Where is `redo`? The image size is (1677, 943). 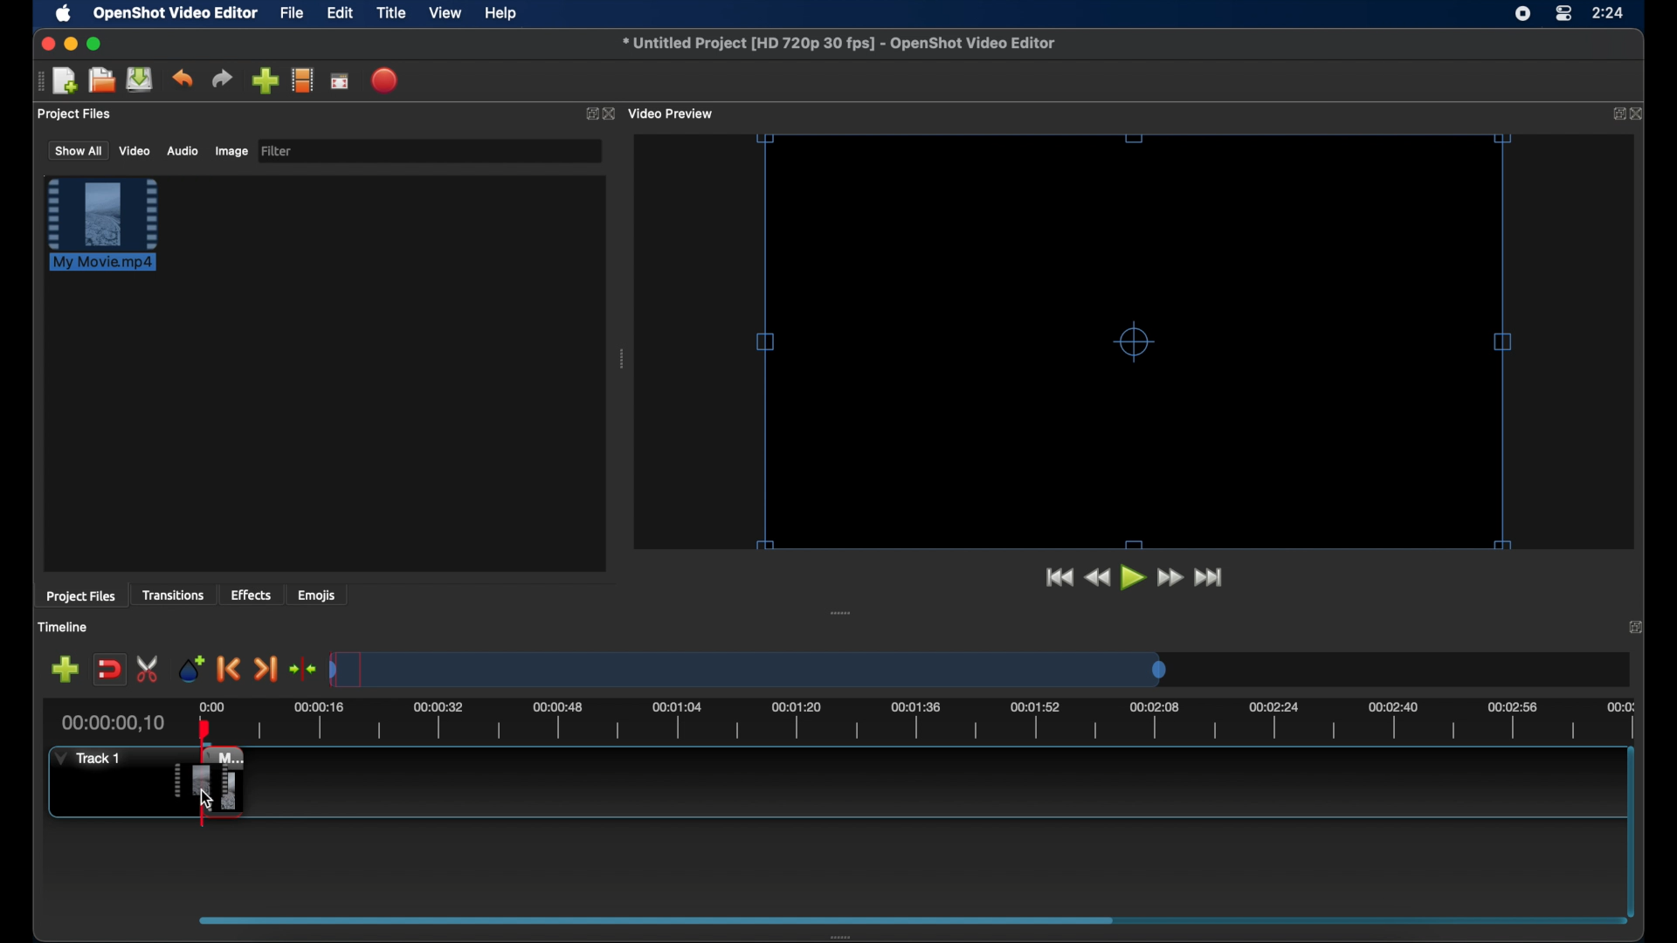 redo is located at coordinates (222, 79).